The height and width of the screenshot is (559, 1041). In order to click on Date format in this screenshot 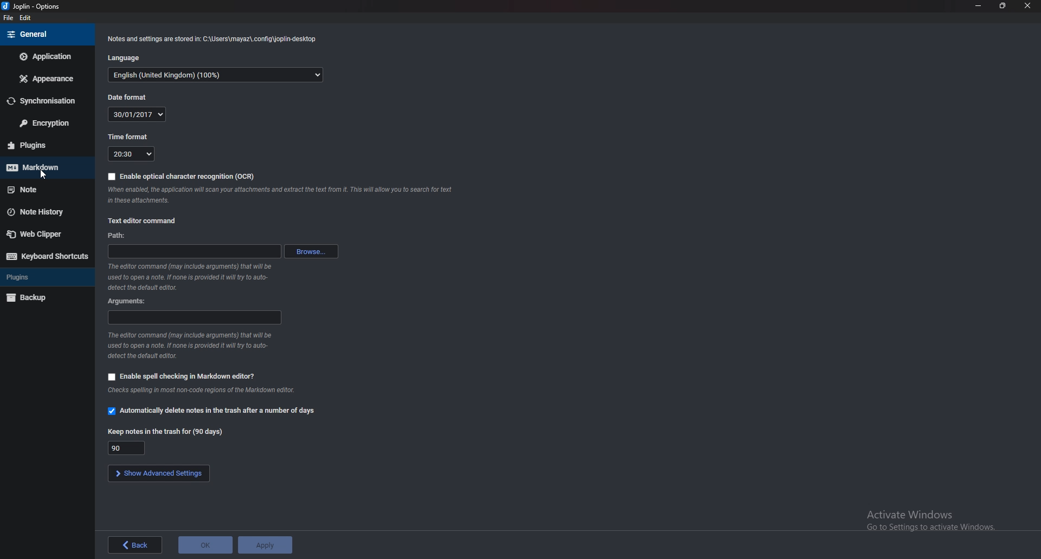, I will do `click(132, 97)`.